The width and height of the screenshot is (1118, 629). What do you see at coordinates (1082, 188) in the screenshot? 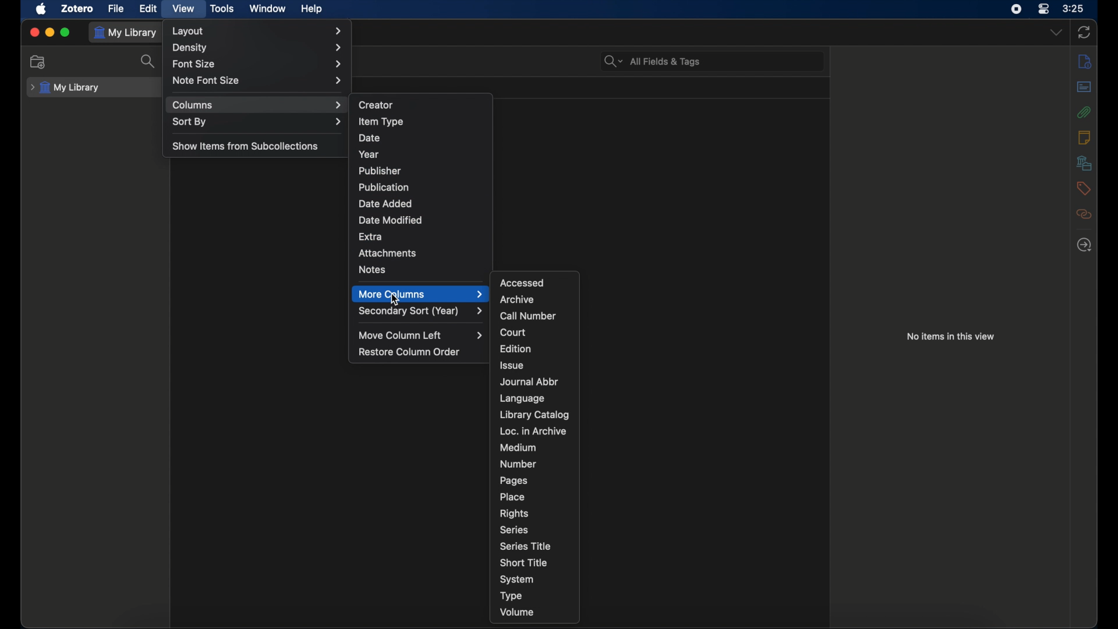
I see `tags` at bounding box center [1082, 188].